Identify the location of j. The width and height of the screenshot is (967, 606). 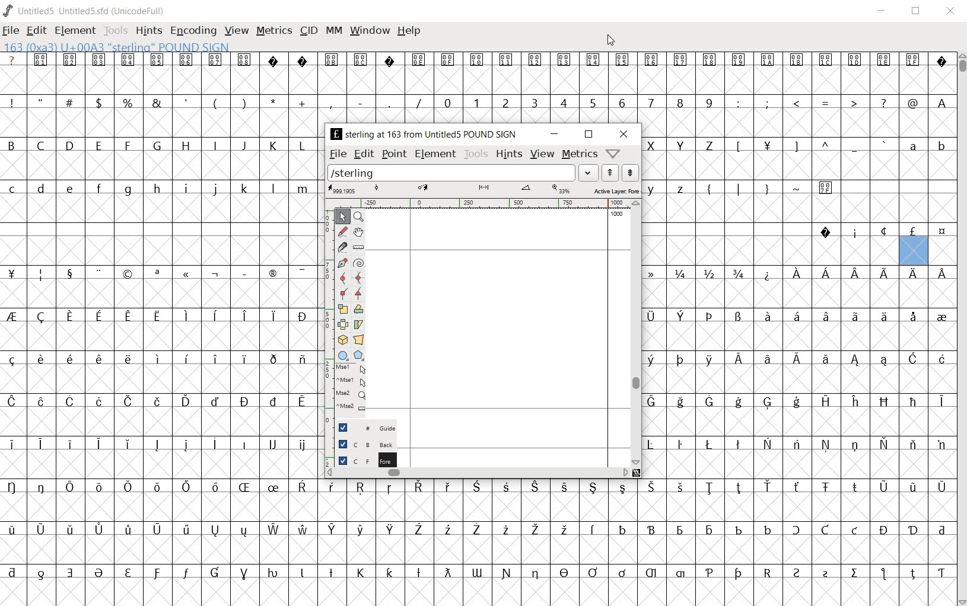
(215, 190).